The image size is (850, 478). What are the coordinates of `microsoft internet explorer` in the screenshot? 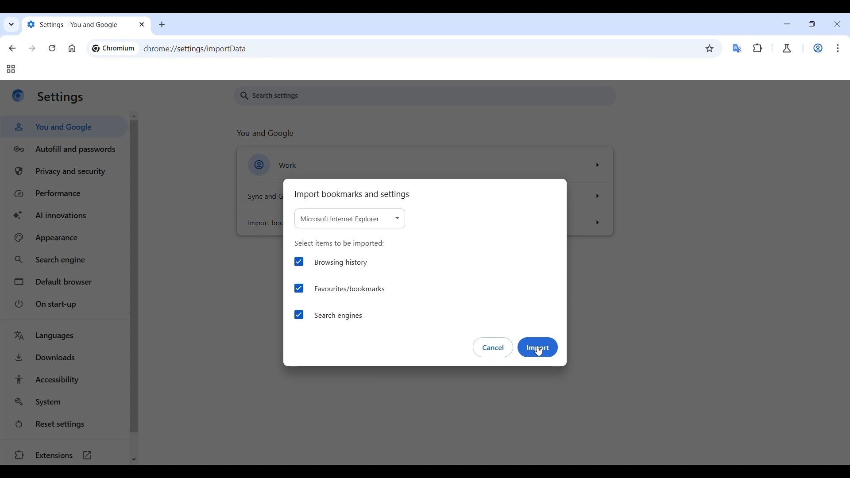 It's located at (350, 219).